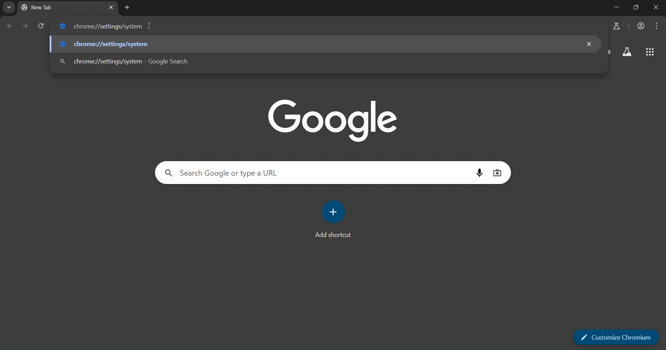 The image size is (666, 350). I want to click on go back one page, so click(10, 26).